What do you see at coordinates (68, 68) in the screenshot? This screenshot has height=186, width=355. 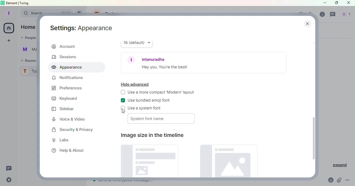 I see `Appearance` at bounding box center [68, 68].